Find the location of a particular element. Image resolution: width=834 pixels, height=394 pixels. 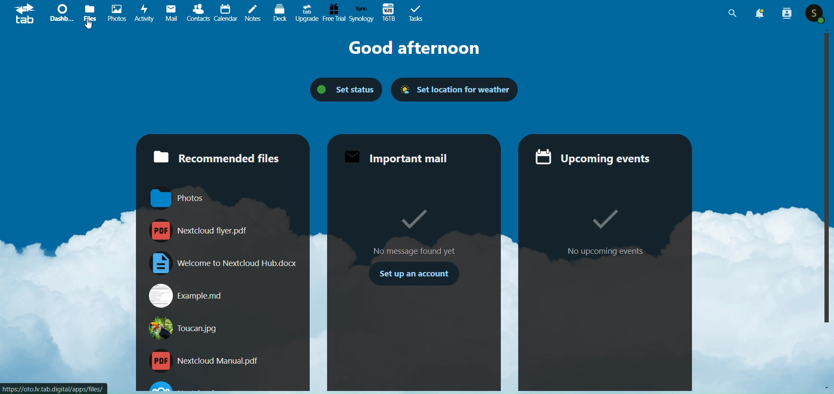

search is located at coordinates (728, 14).